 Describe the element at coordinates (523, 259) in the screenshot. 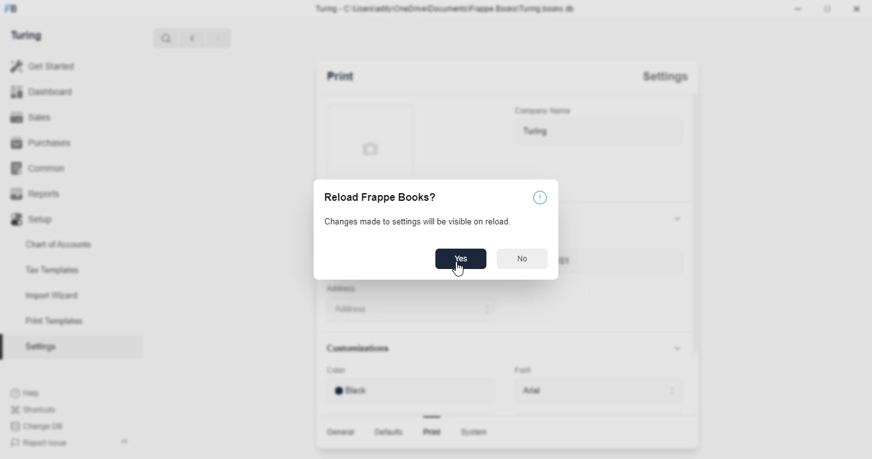

I see `No` at that location.